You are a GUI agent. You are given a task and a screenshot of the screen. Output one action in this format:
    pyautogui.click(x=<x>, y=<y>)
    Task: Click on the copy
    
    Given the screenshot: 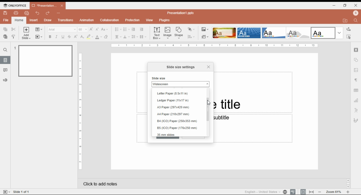 What is the action you would take?
    pyautogui.click(x=5, y=29)
    